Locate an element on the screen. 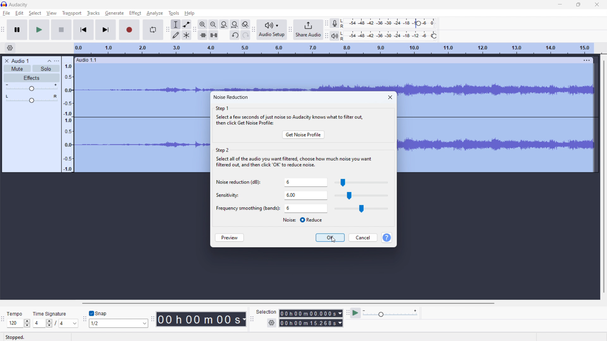 Image resolution: width=607 pixels, height=341 pixels. transport toolbar is located at coordinates (3, 29).